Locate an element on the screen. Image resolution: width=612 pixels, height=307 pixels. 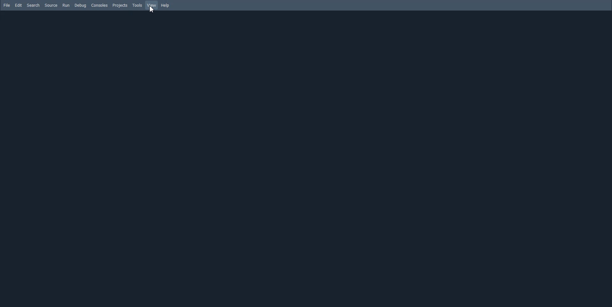
File is located at coordinates (6, 5).